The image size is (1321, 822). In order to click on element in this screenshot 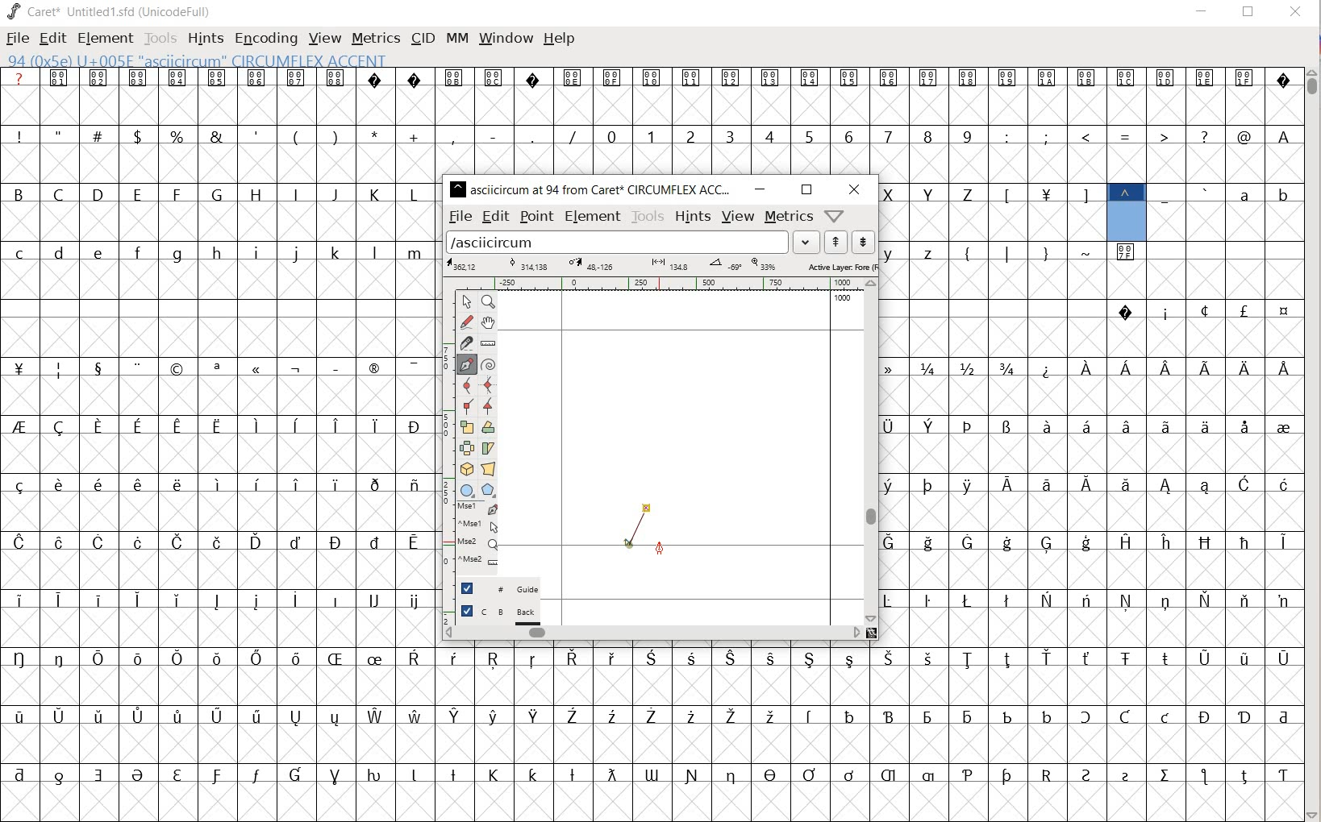, I will do `click(593, 216)`.